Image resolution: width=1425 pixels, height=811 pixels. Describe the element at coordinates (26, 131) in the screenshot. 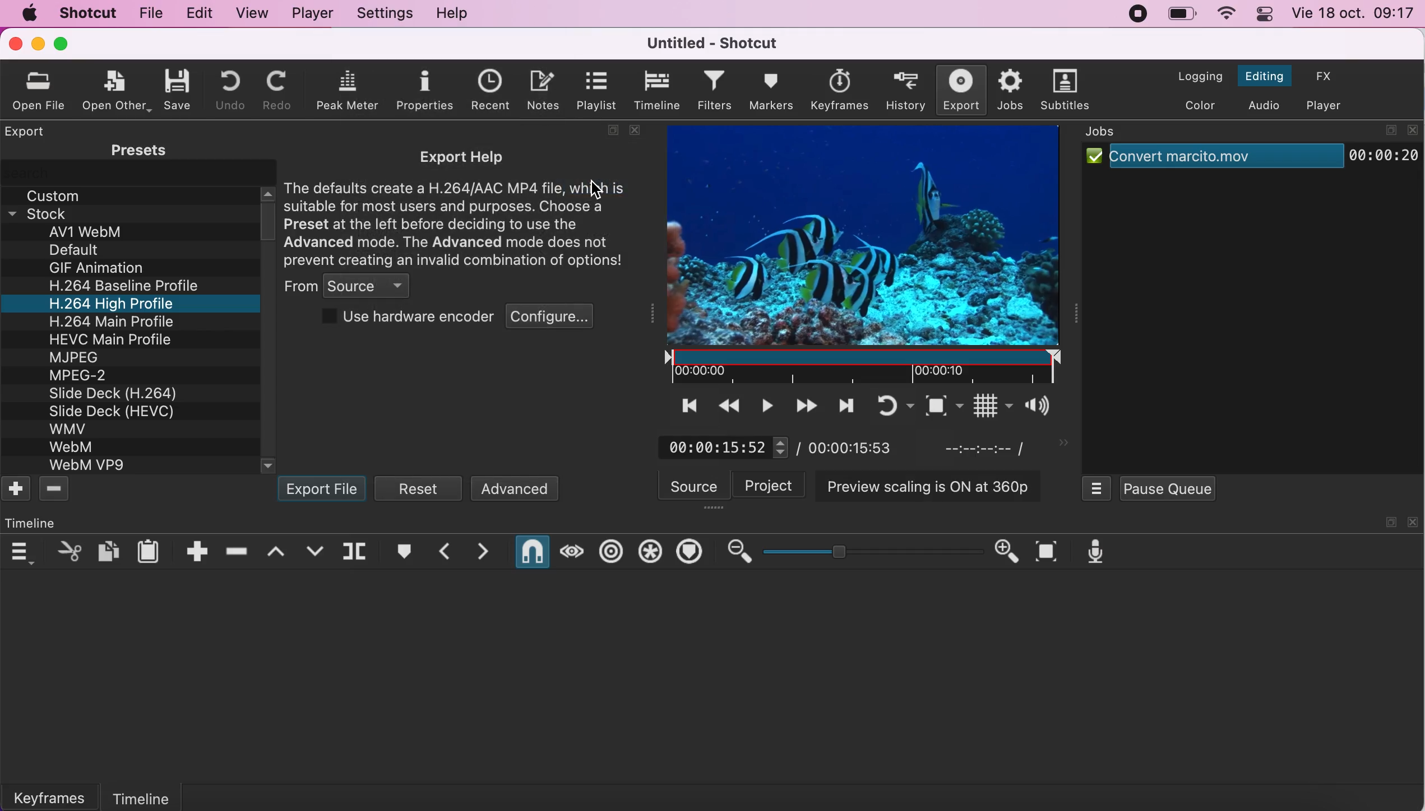

I see `export panel` at that location.